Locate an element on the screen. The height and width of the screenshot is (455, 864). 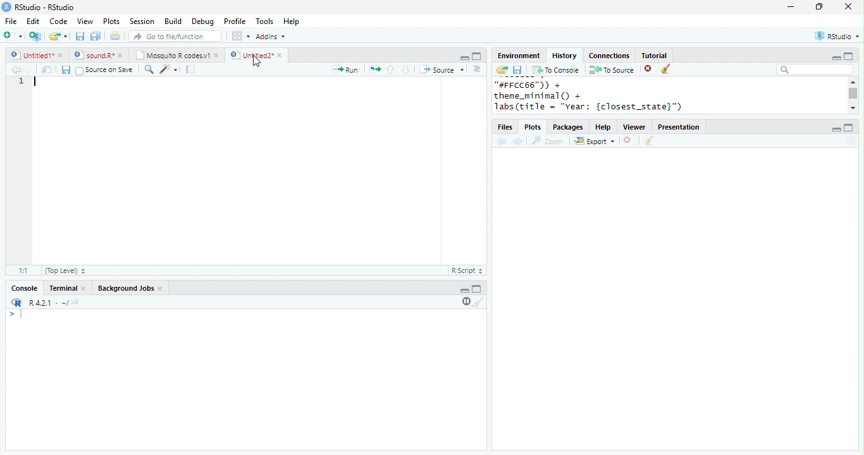
pause is located at coordinates (465, 302).